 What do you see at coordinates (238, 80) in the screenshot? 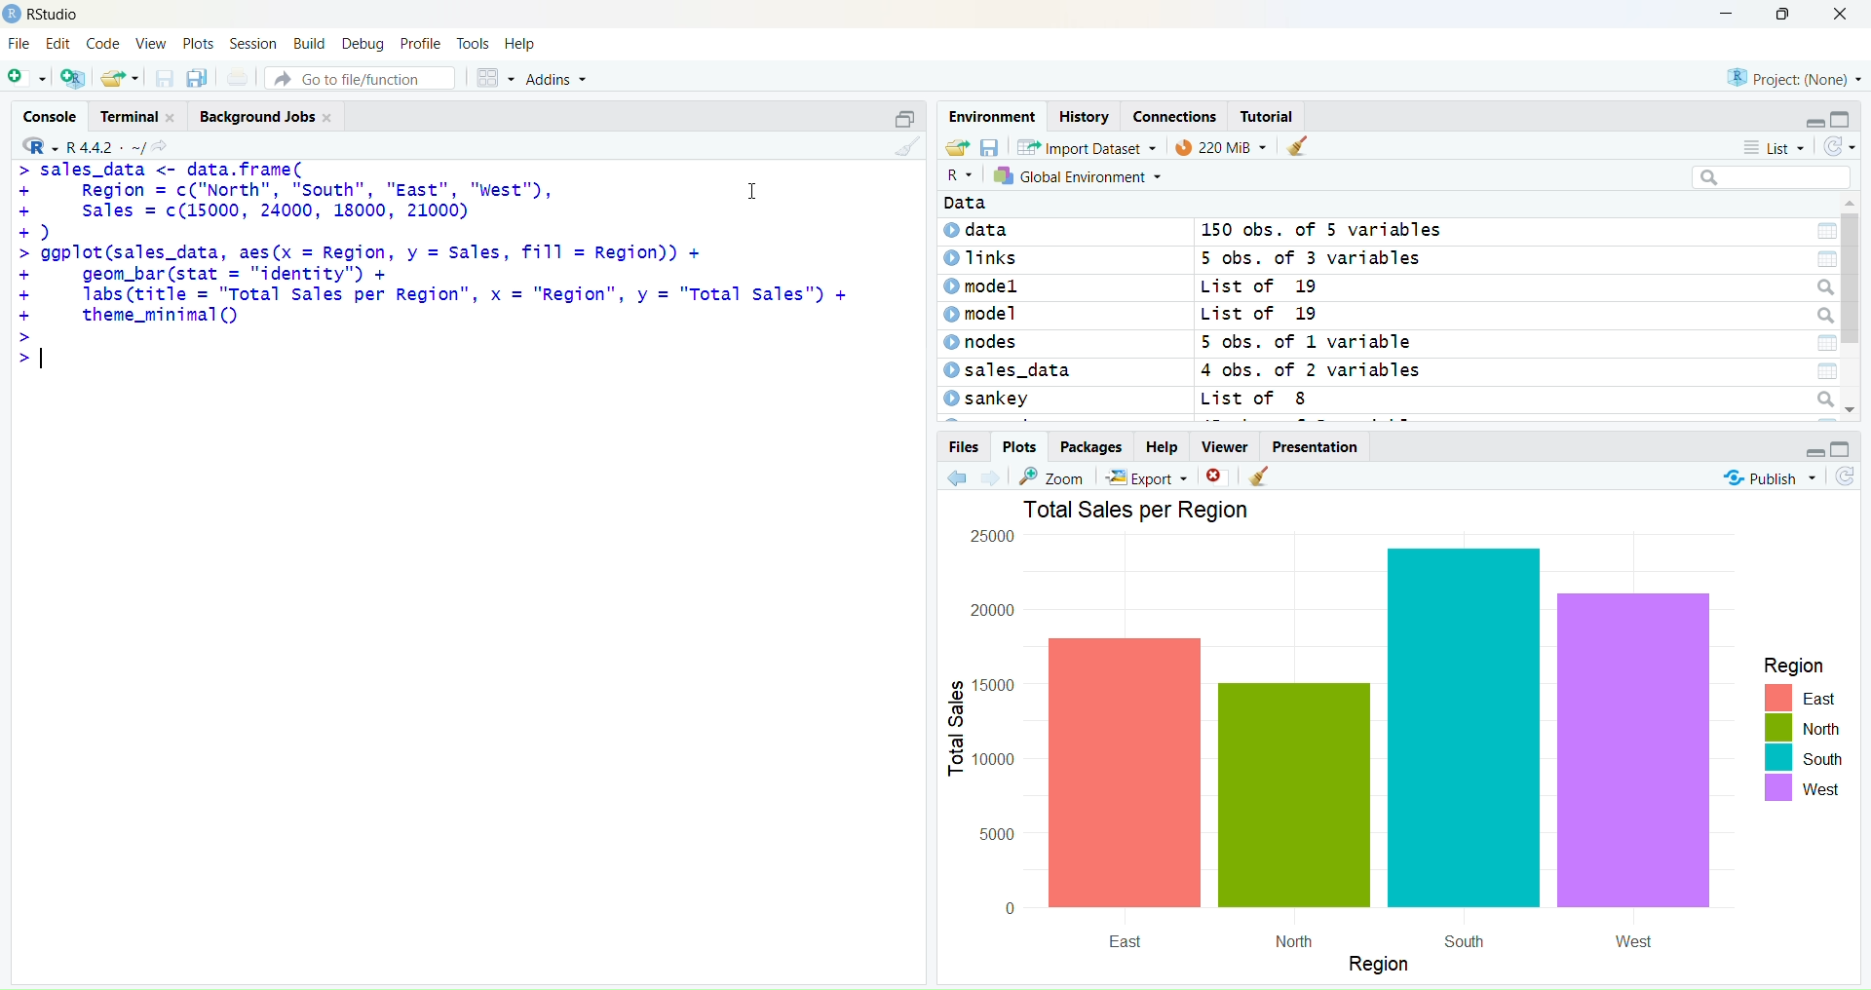
I see `print` at bounding box center [238, 80].